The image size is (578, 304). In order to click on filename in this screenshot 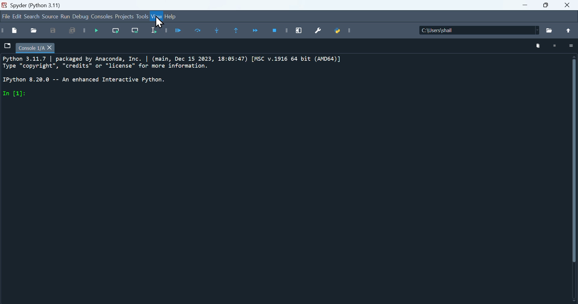, I will do `click(39, 47)`.